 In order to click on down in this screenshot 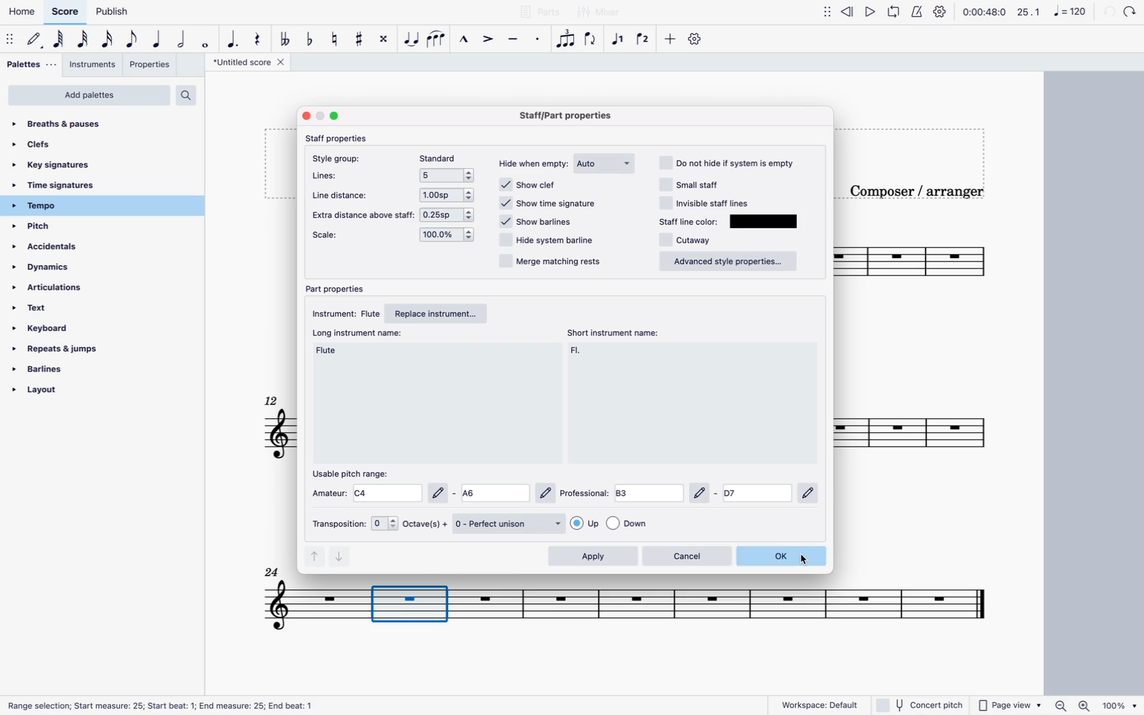, I will do `click(342, 556)`.